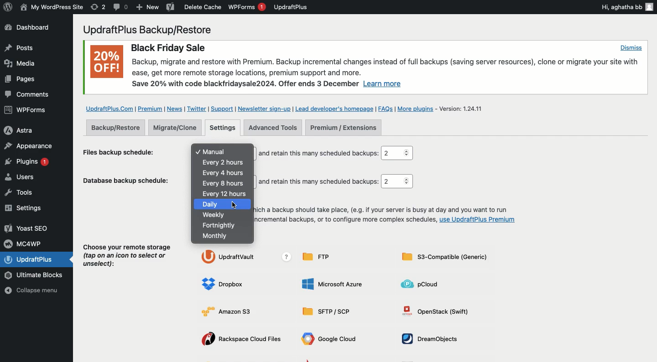 The image size is (657, 362). What do you see at coordinates (170, 8) in the screenshot?
I see `Yoast` at bounding box center [170, 8].